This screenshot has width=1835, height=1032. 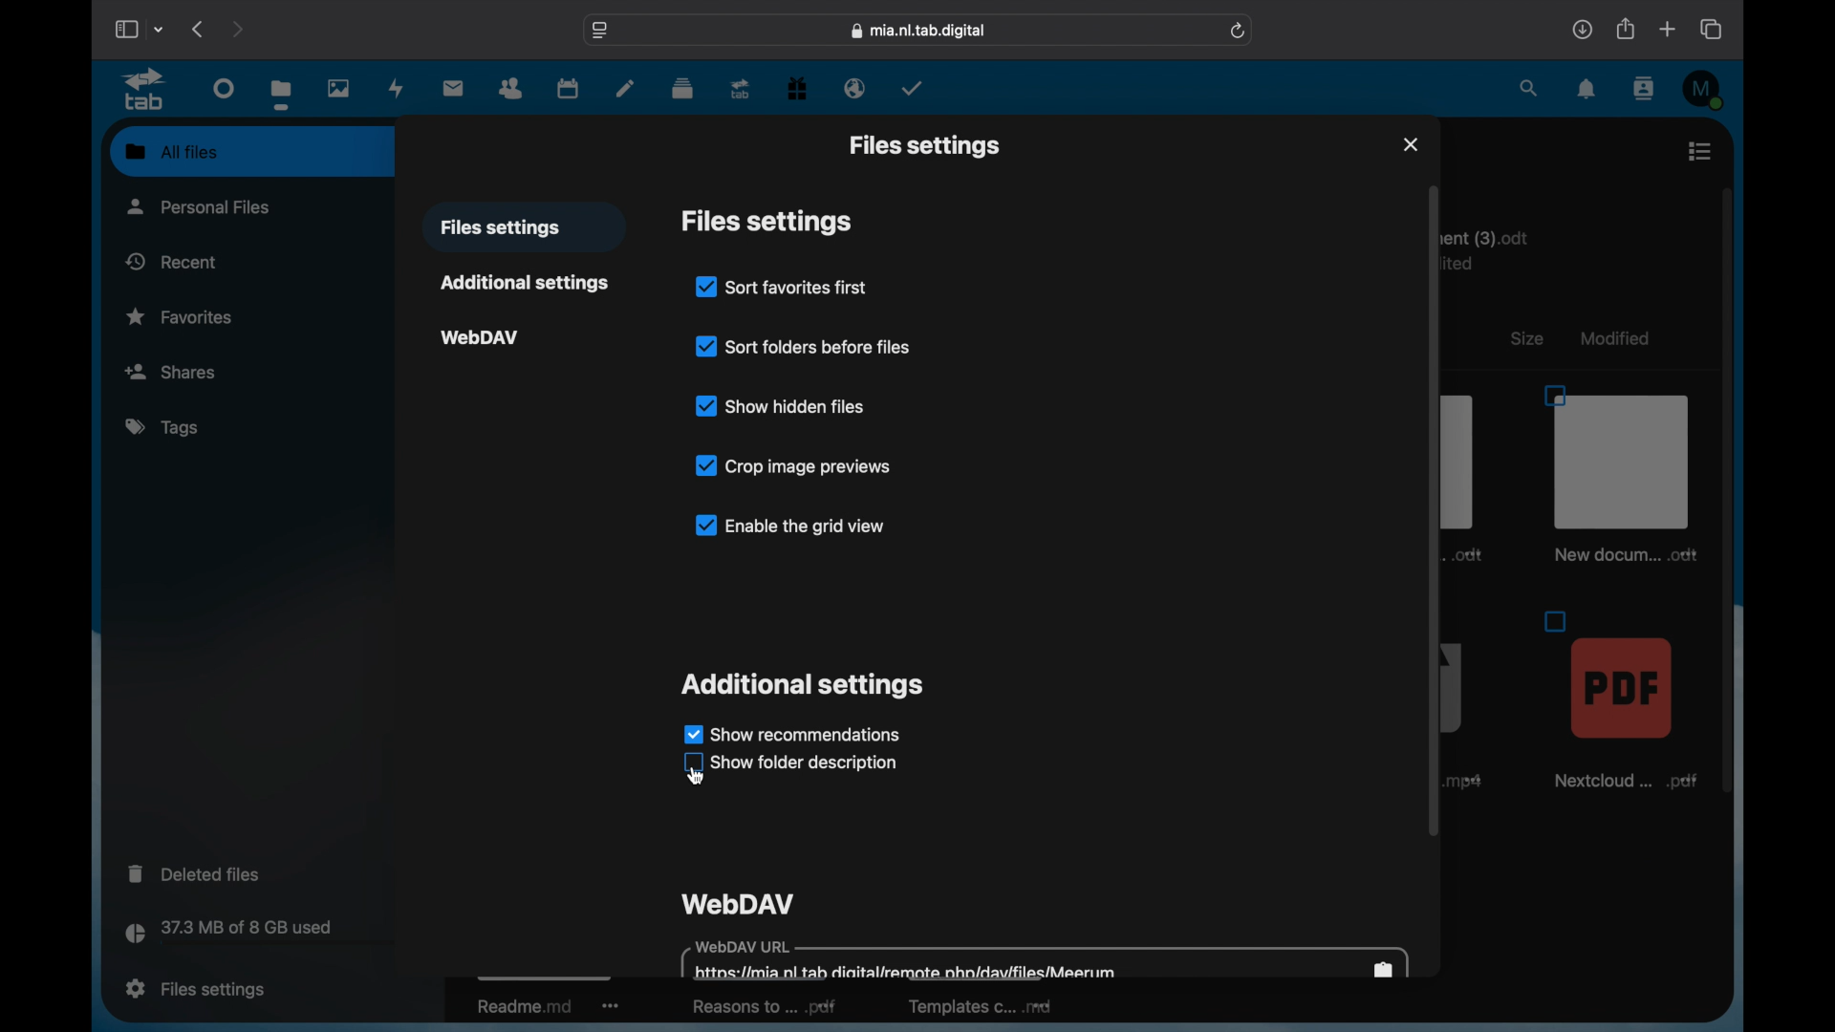 I want to click on notifications, so click(x=1587, y=90).